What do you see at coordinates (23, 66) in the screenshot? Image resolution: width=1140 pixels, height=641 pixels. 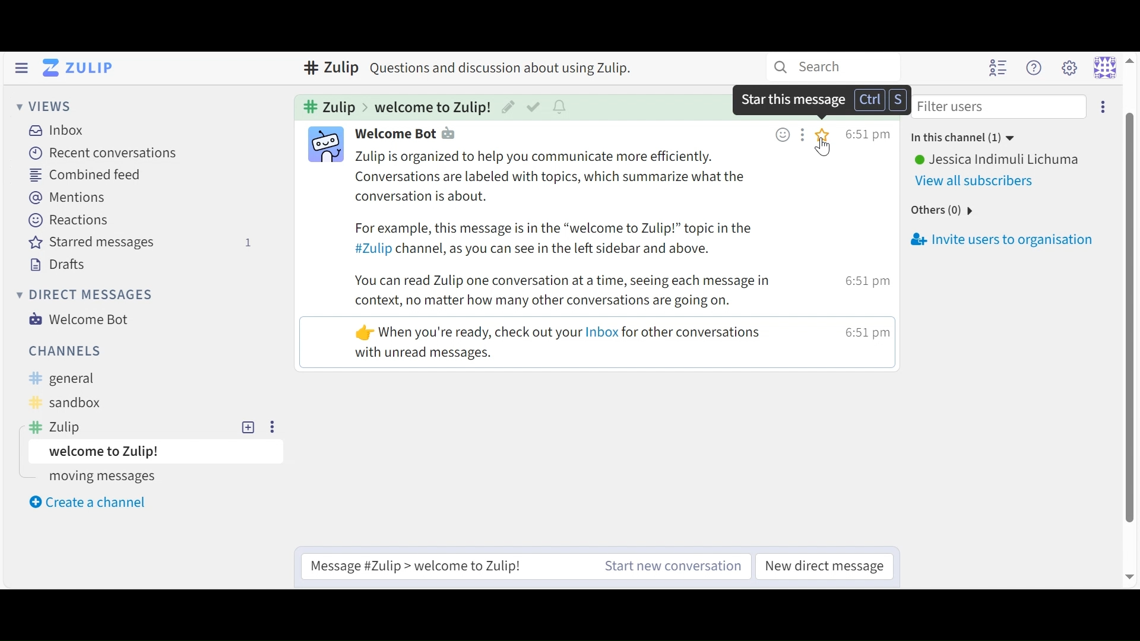 I see `Hide Sidebar` at bounding box center [23, 66].